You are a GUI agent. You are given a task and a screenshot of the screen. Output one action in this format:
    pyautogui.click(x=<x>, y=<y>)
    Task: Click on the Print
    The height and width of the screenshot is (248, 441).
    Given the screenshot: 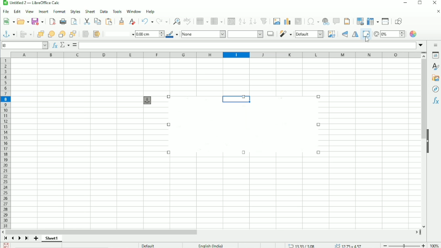 What is the action you would take?
    pyautogui.click(x=63, y=21)
    